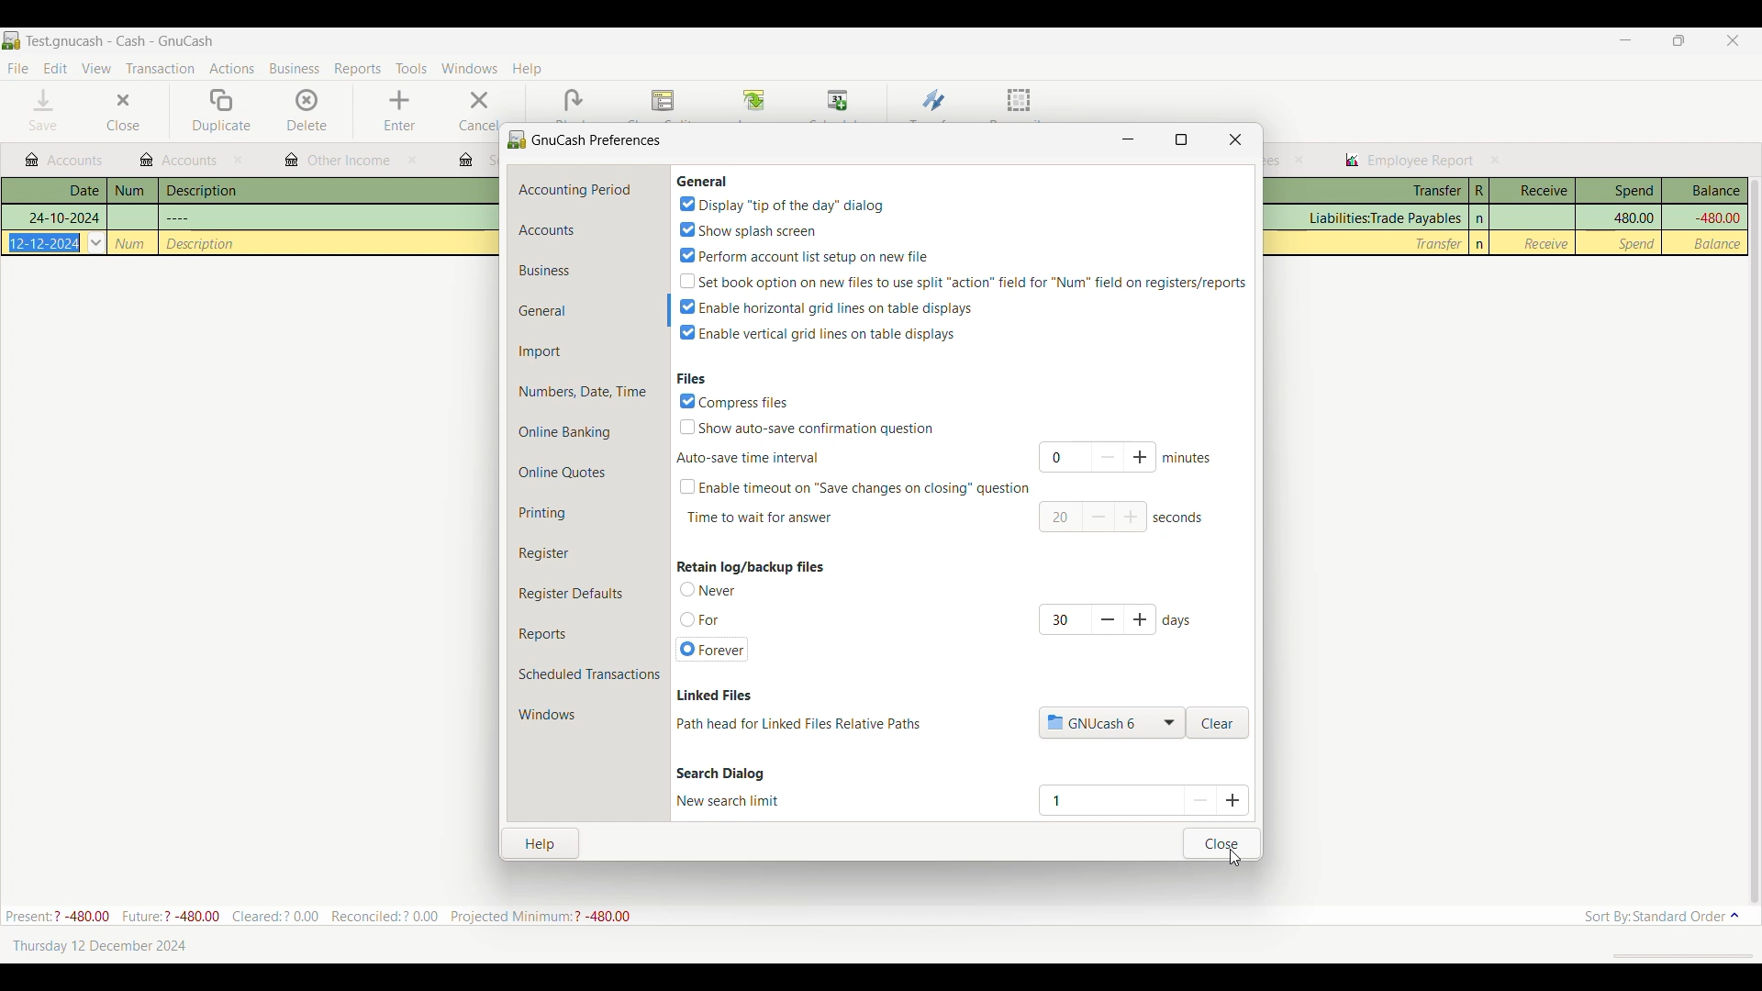 The width and height of the screenshot is (1762, 991). I want to click on value, so click(1055, 518).